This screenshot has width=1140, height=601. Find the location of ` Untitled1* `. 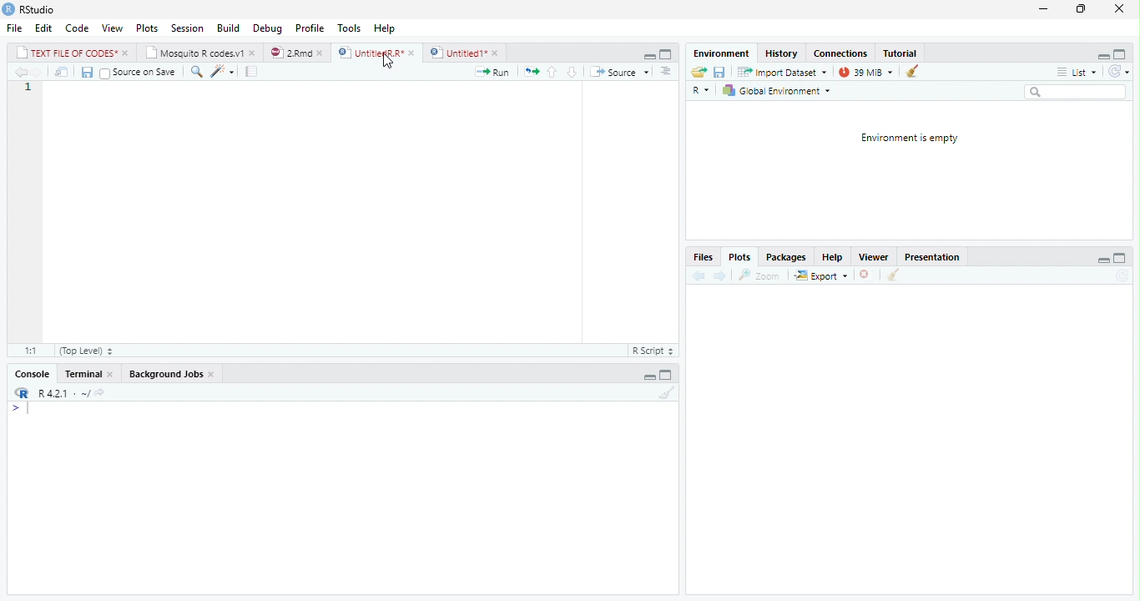

 Untitled1*  is located at coordinates (465, 52).